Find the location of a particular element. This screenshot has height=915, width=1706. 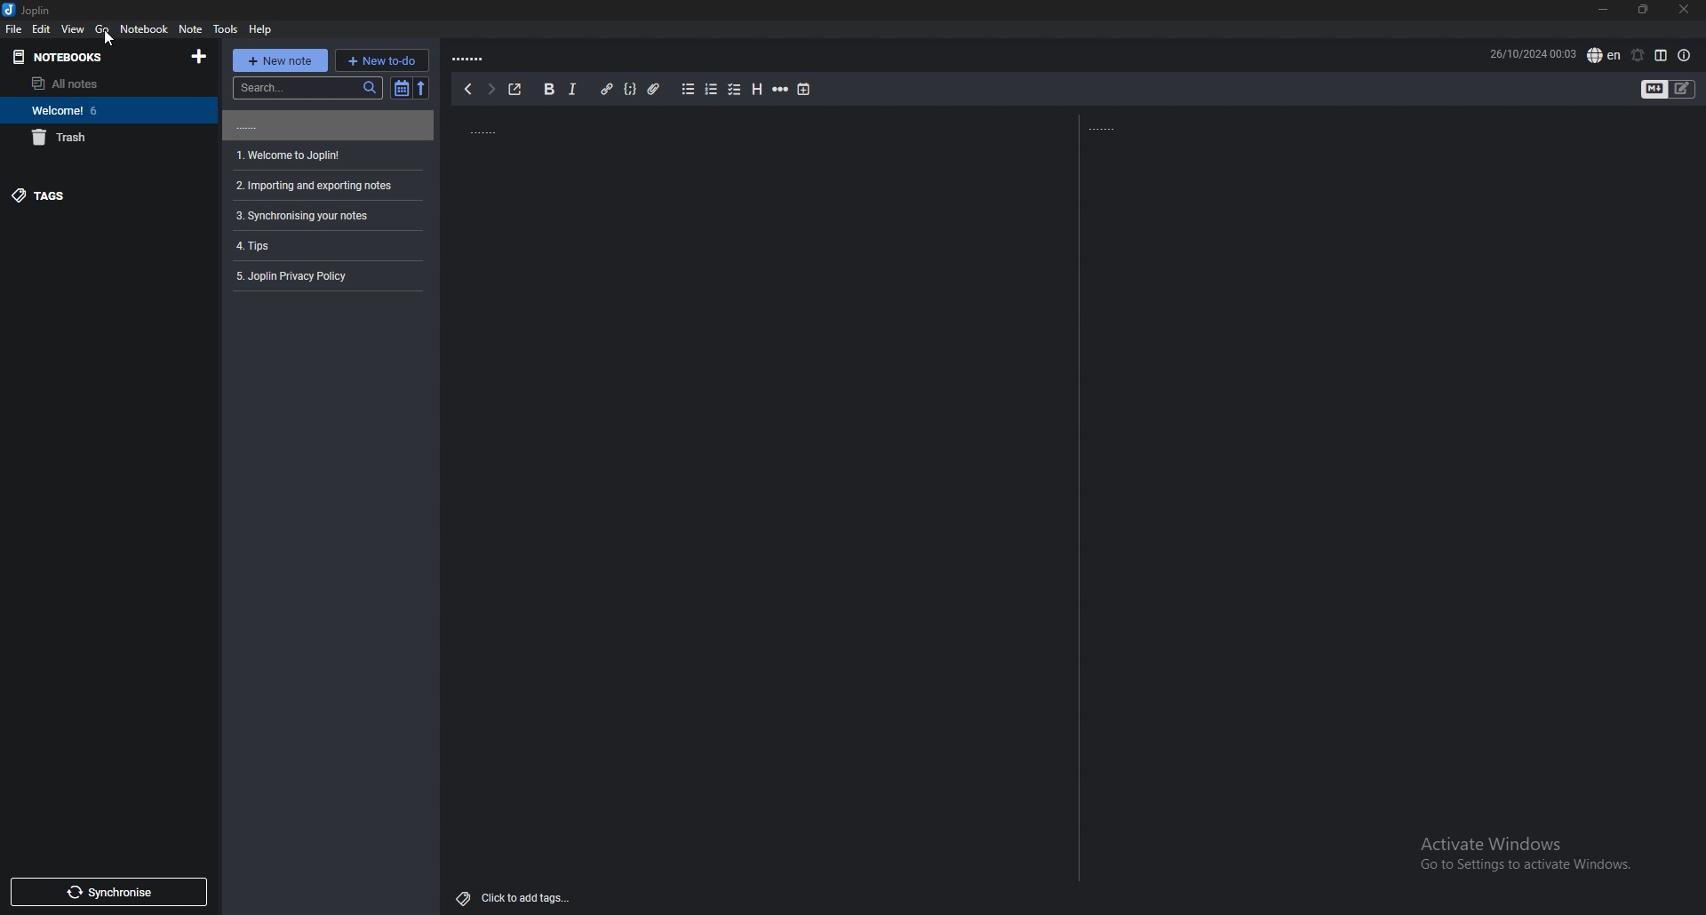

toggle editor layout is located at coordinates (1662, 55).